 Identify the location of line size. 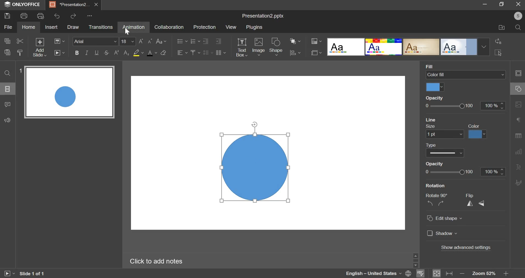
(443, 135).